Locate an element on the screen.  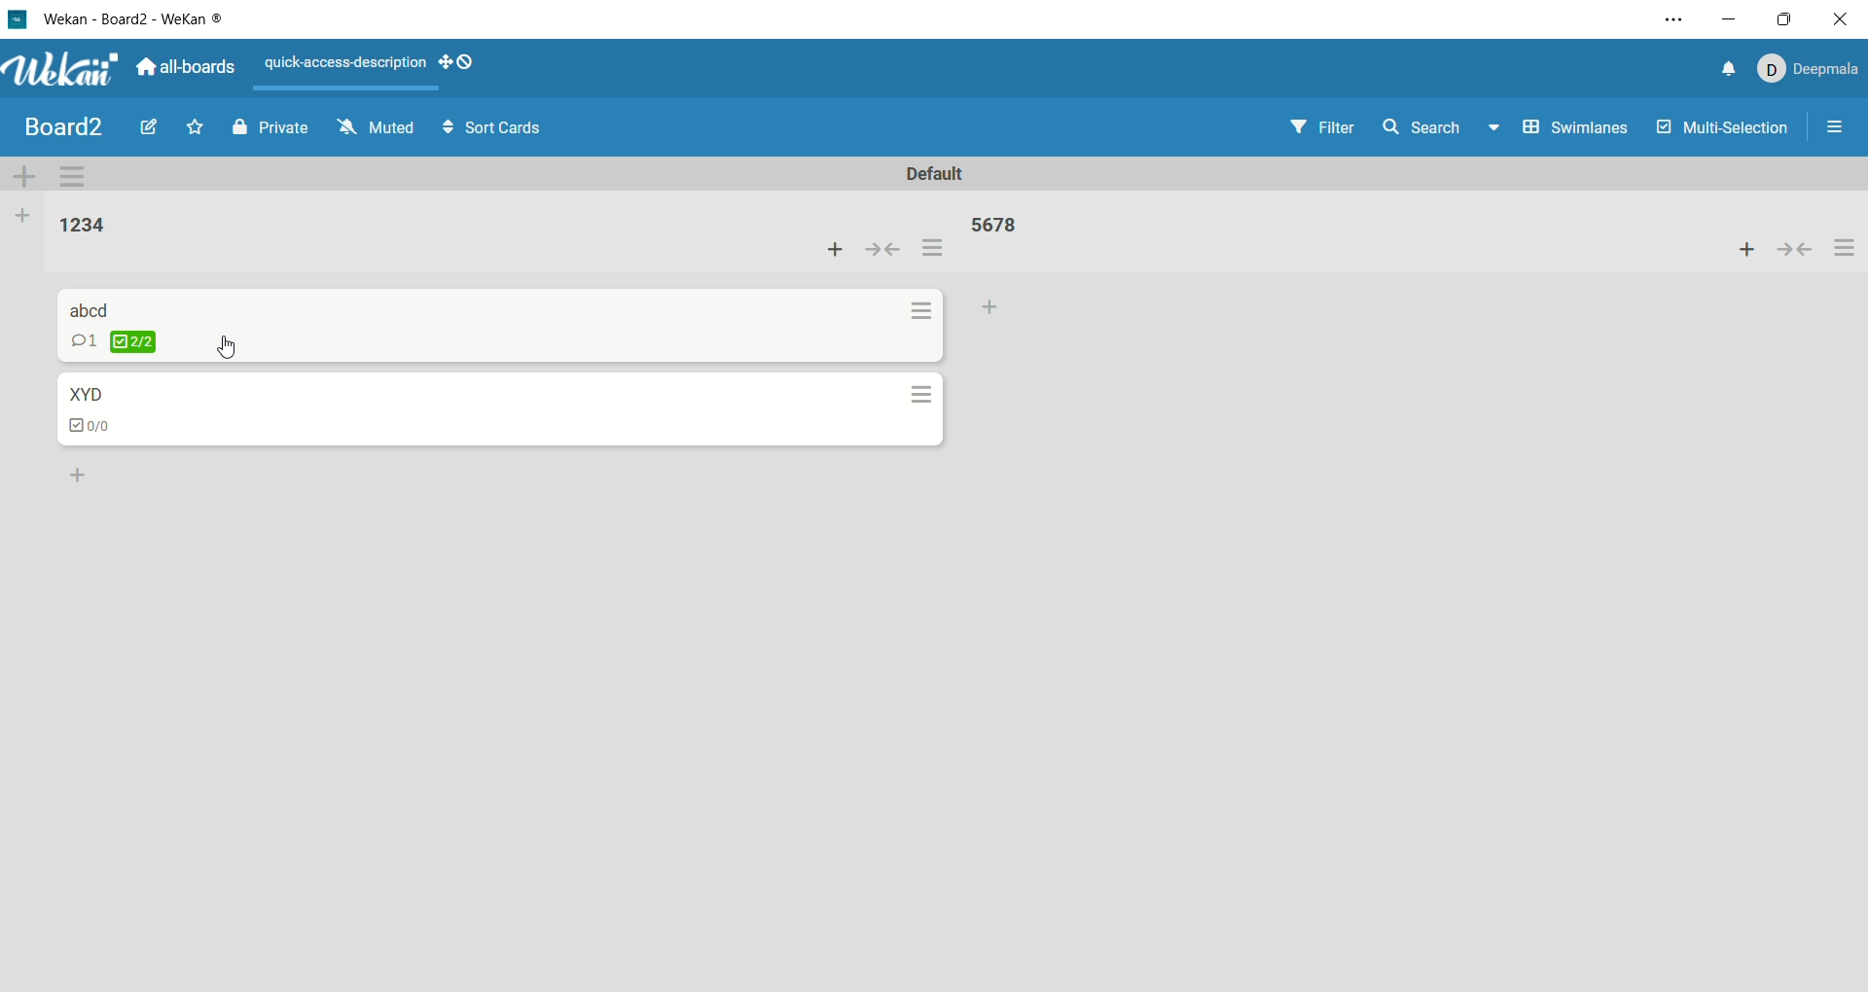
swimlane actions is located at coordinates (77, 178).